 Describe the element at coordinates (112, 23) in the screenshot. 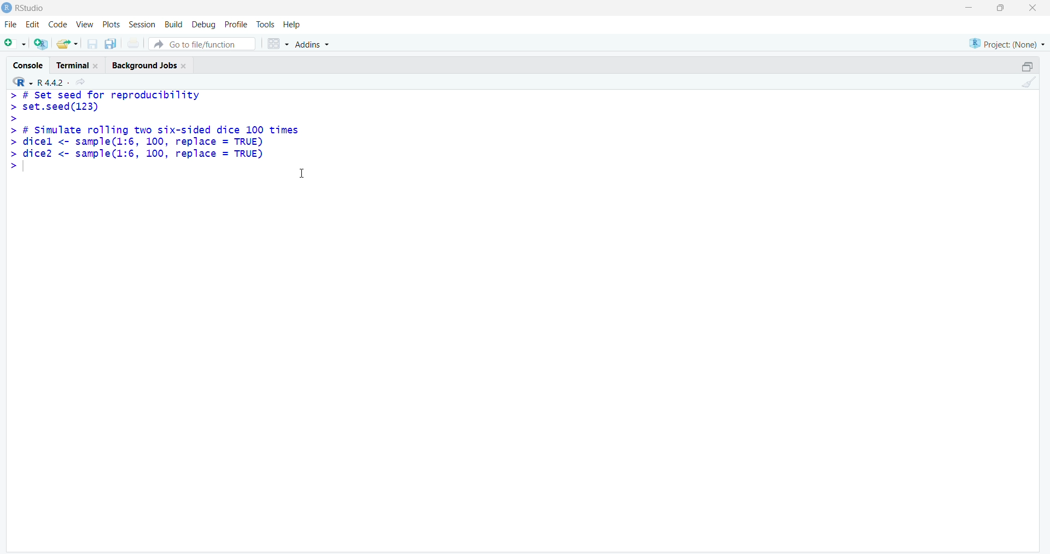

I see `plots` at that location.